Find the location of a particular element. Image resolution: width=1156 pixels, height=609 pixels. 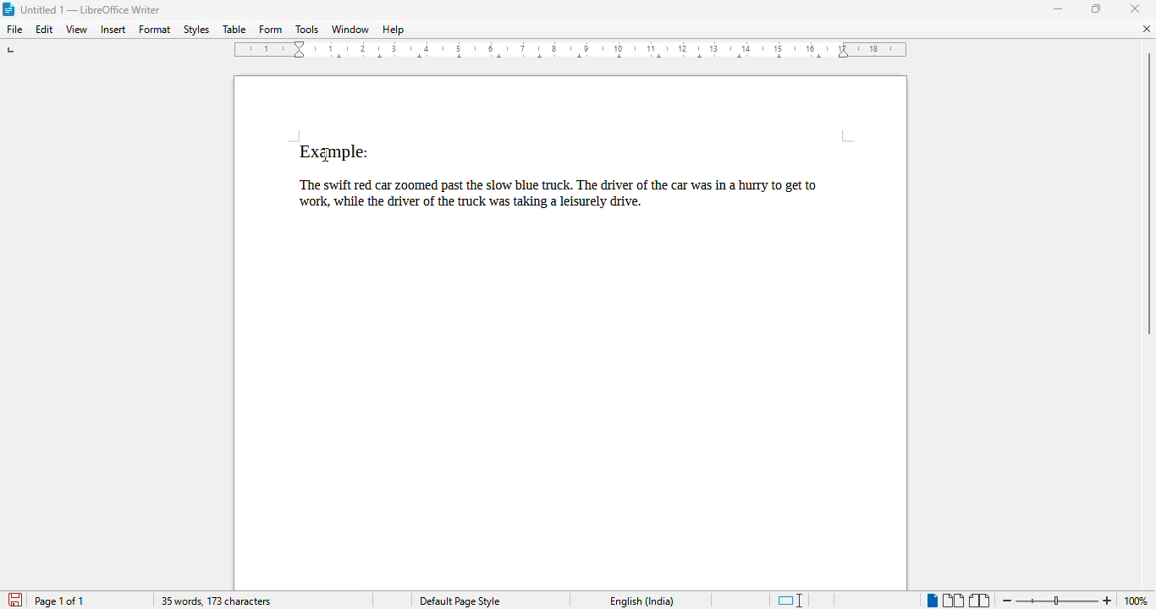

format is located at coordinates (156, 29).